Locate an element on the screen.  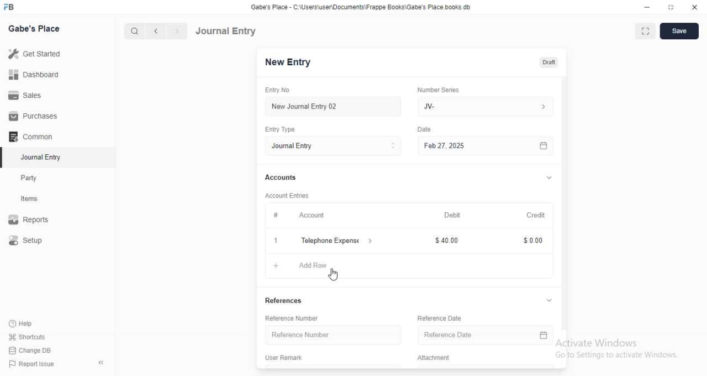
Entry Type is located at coordinates (280, 130).